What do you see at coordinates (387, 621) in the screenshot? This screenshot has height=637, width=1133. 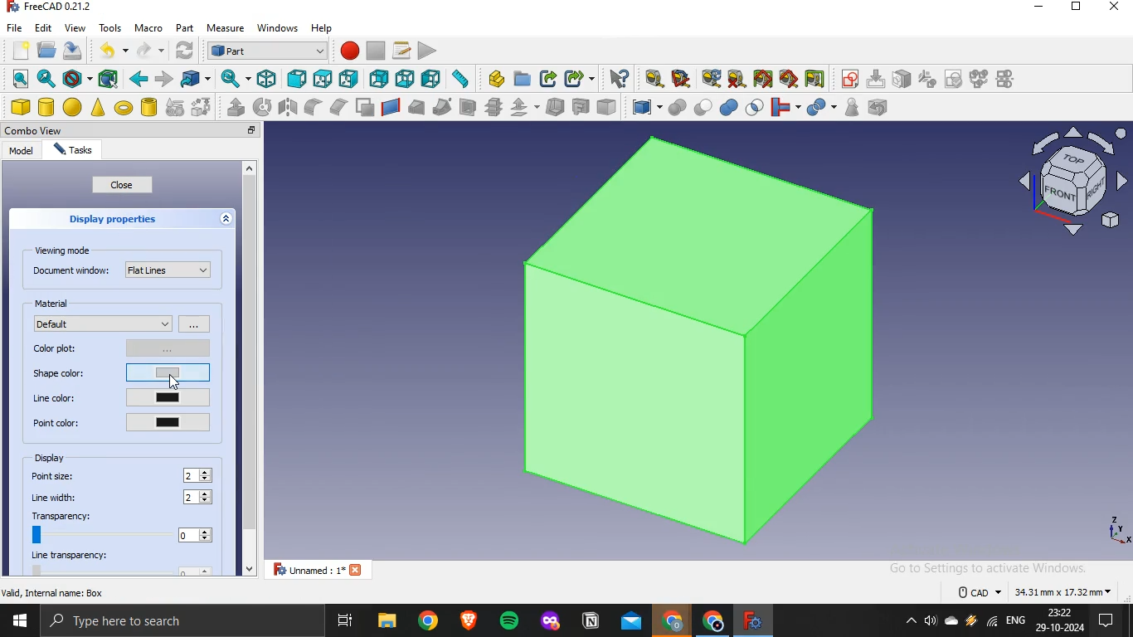 I see `file explorer` at bounding box center [387, 621].